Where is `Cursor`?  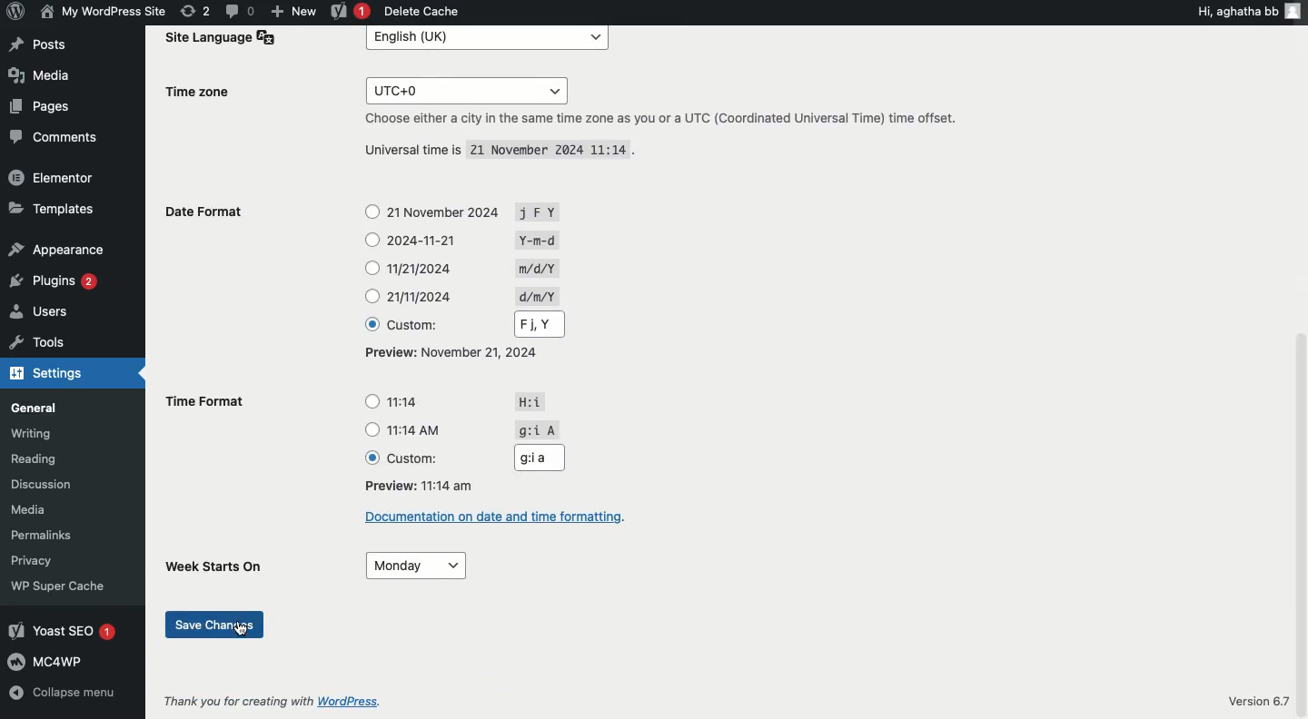
Cursor is located at coordinates (243, 632).